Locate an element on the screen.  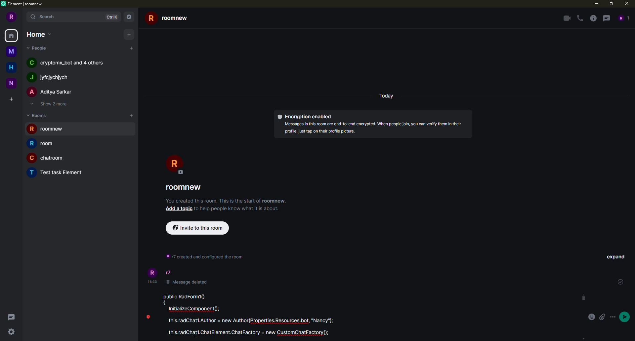
info is located at coordinates (207, 255).